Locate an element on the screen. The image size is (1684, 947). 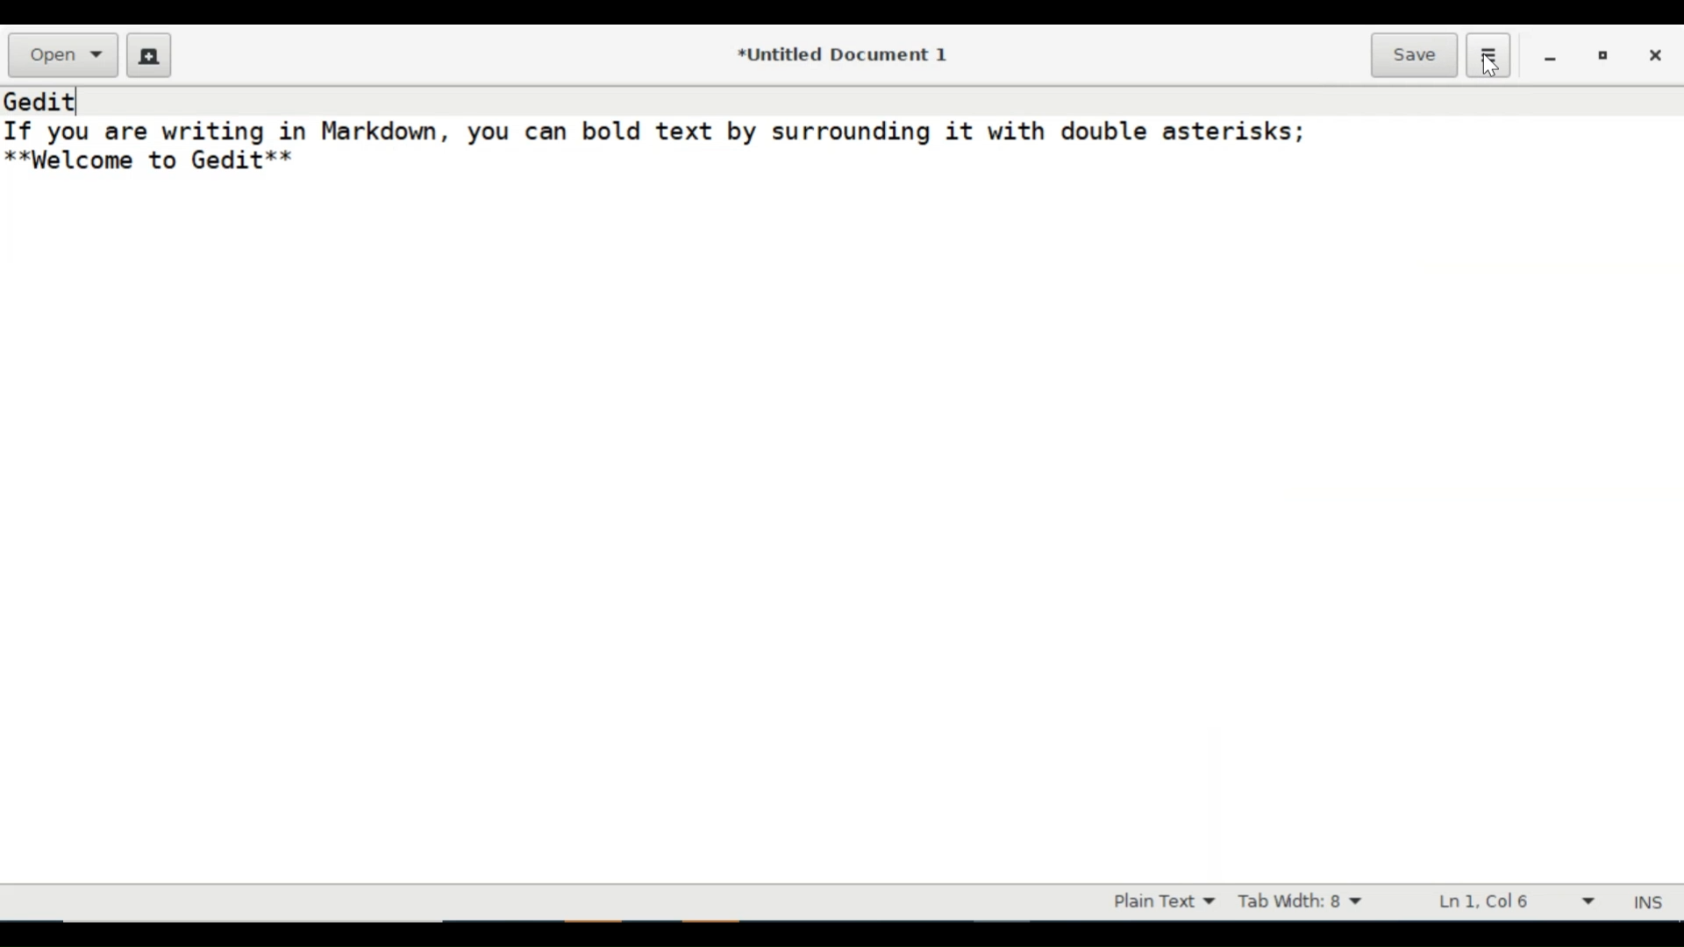
Open is located at coordinates (62, 54).